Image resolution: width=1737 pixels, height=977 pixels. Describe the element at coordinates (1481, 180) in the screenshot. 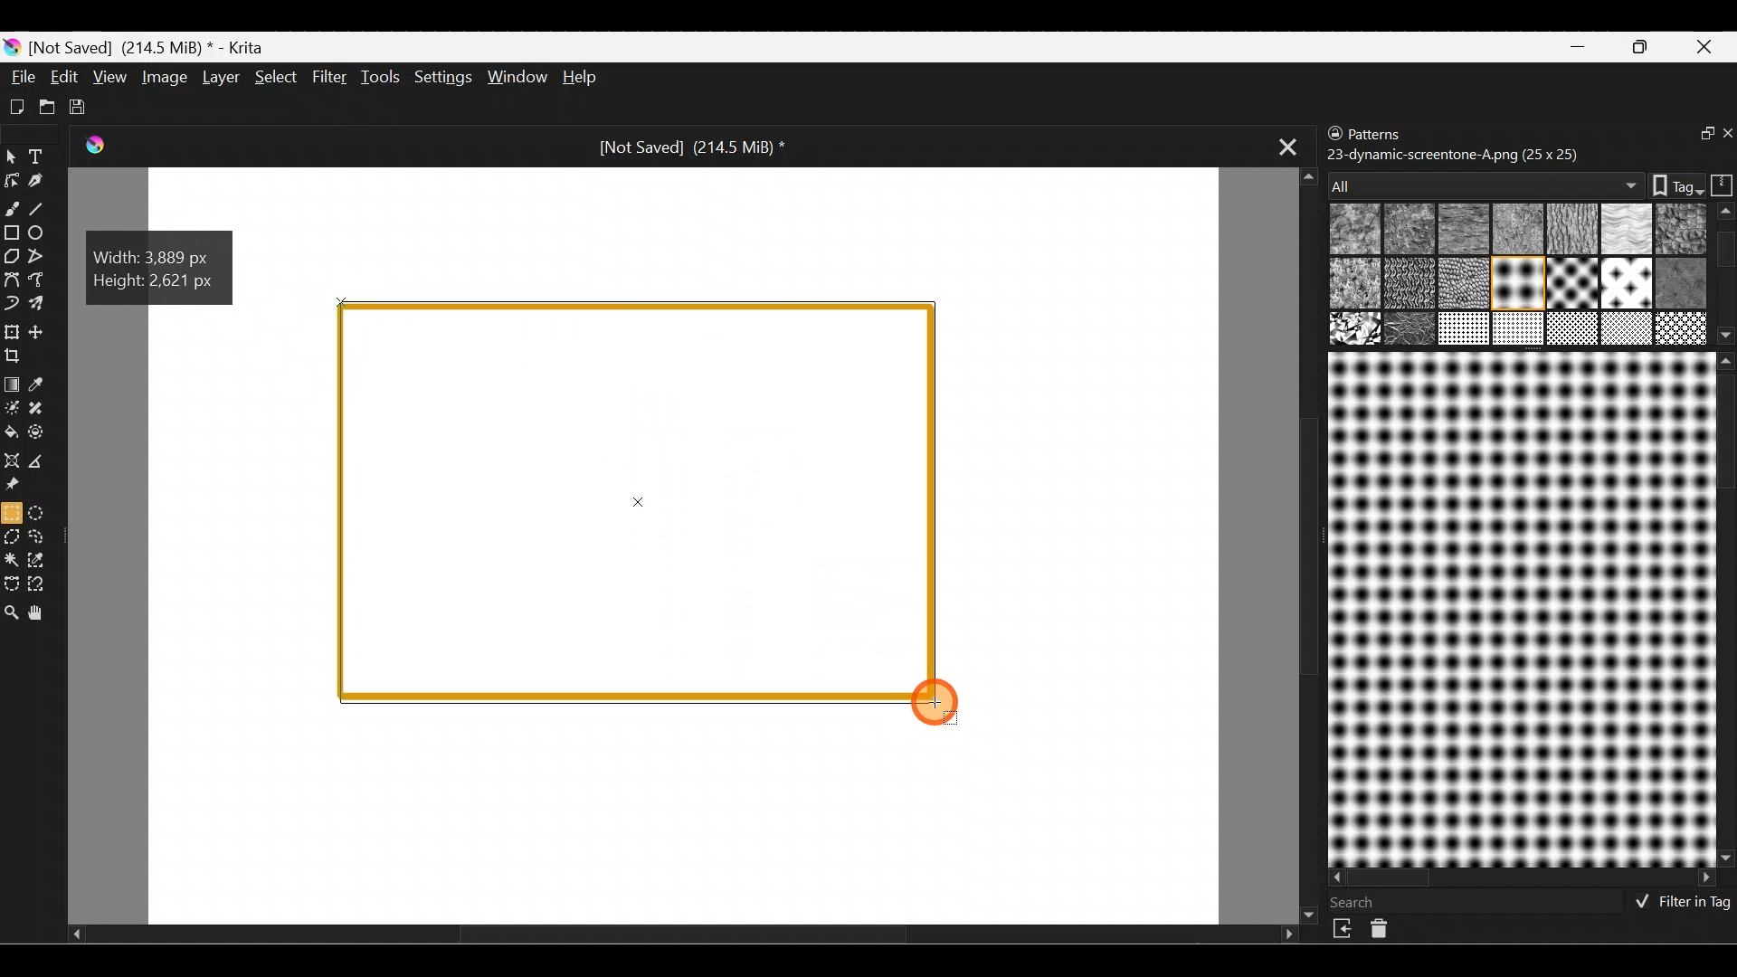

I see `All patterns` at that location.